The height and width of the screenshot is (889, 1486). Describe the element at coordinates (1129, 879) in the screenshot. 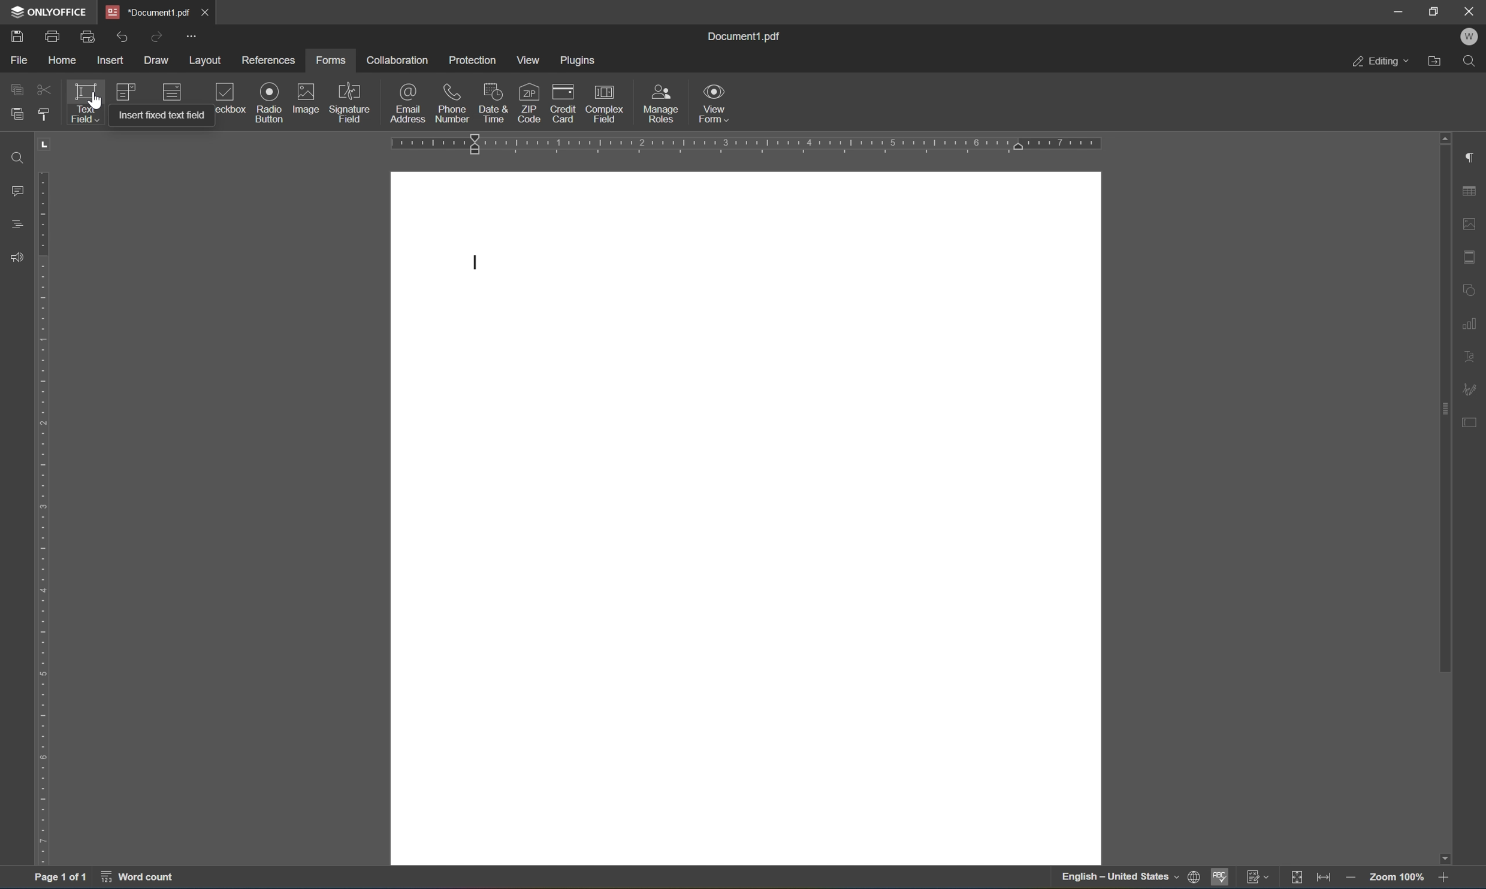

I see `set document language` at that location.